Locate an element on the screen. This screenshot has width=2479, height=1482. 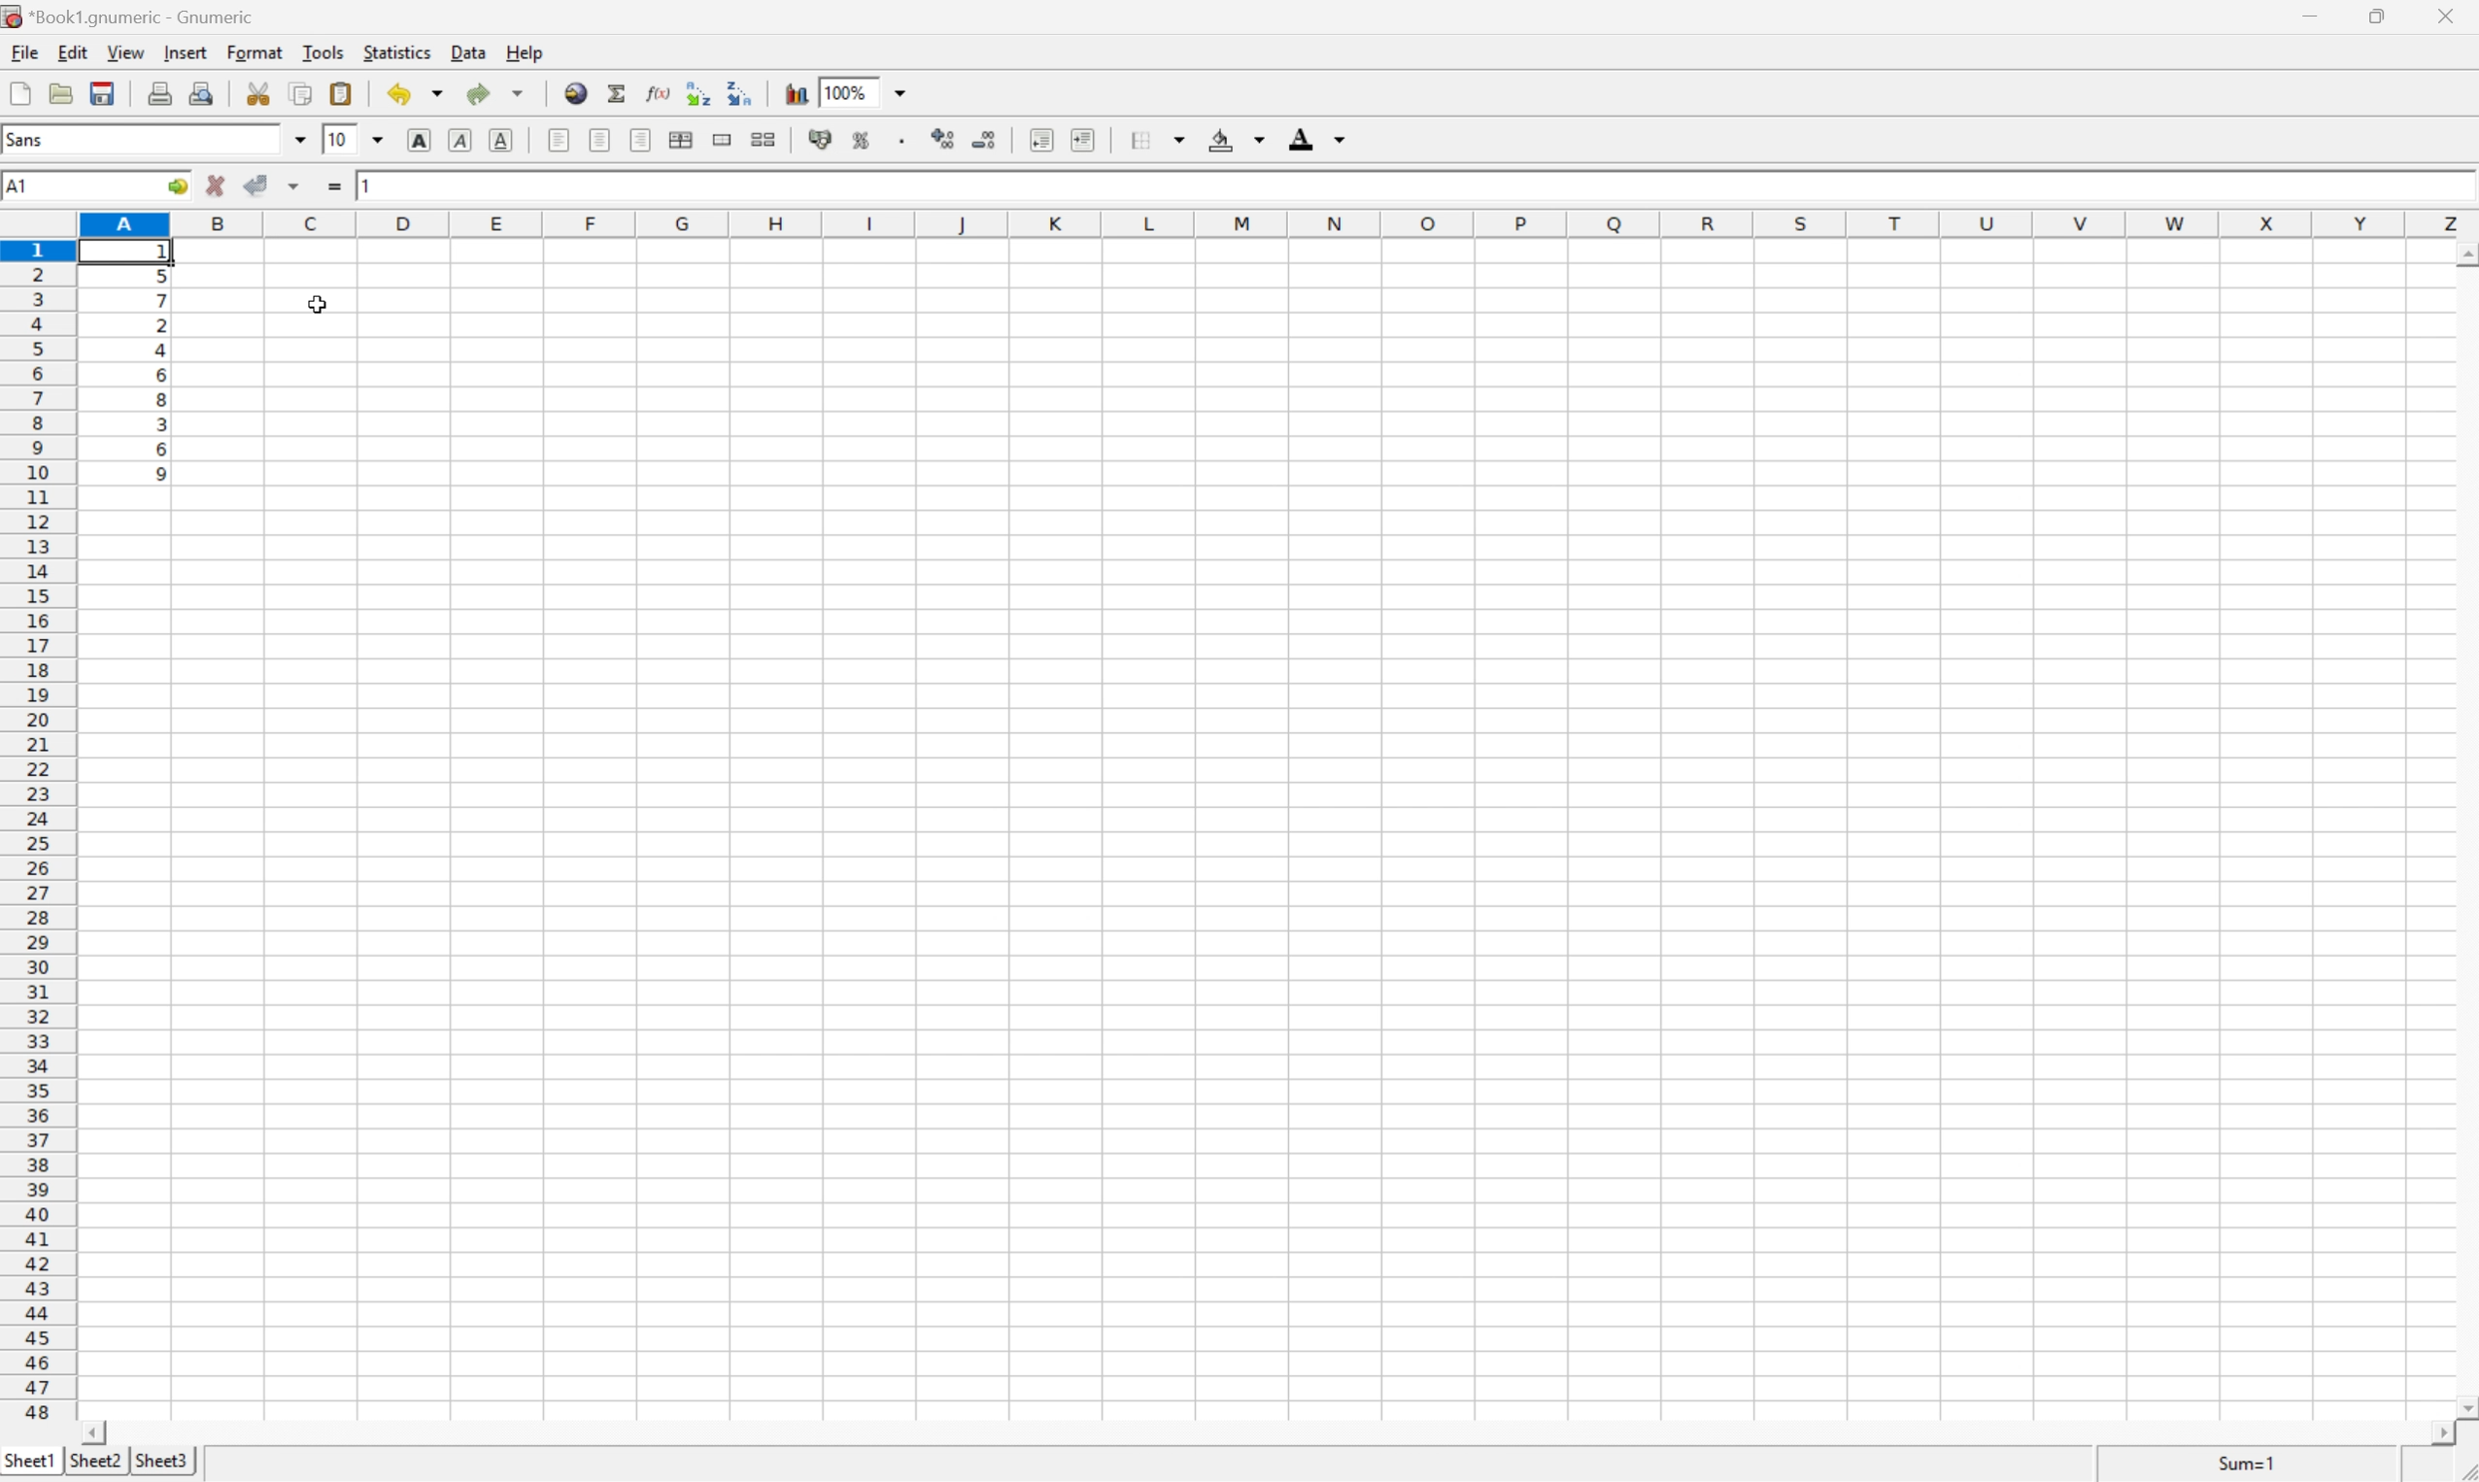
merge range of cells is located at coordinates (721, 138).